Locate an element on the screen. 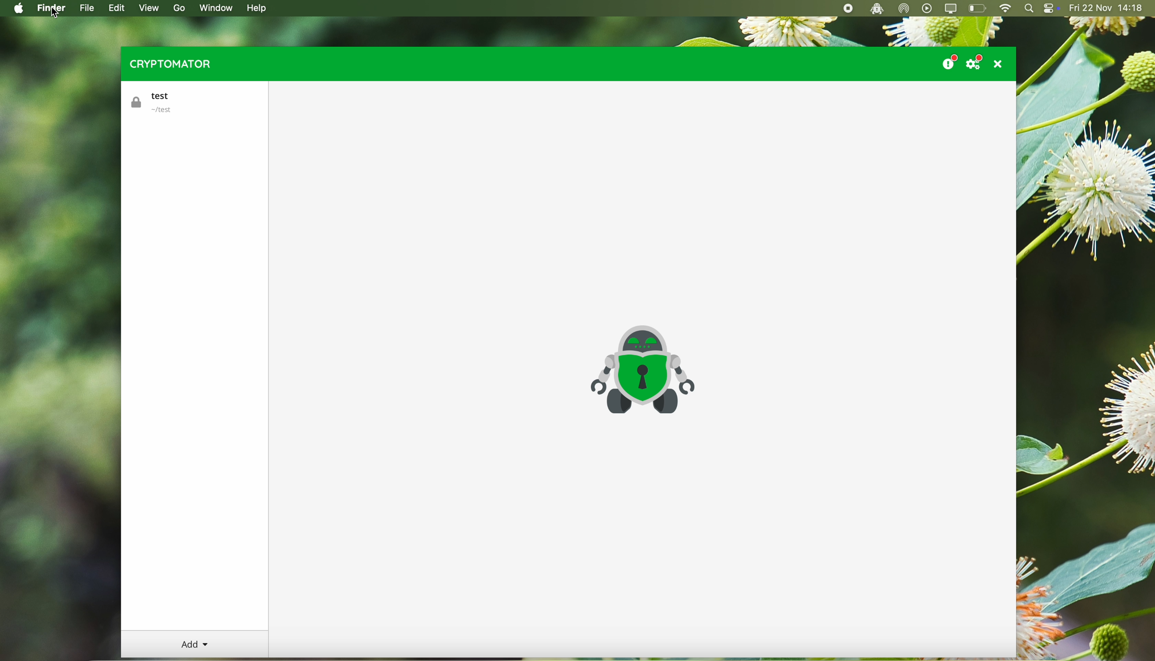 The image size is (1155, 661). Cursor is located at coordinates (55, 12).